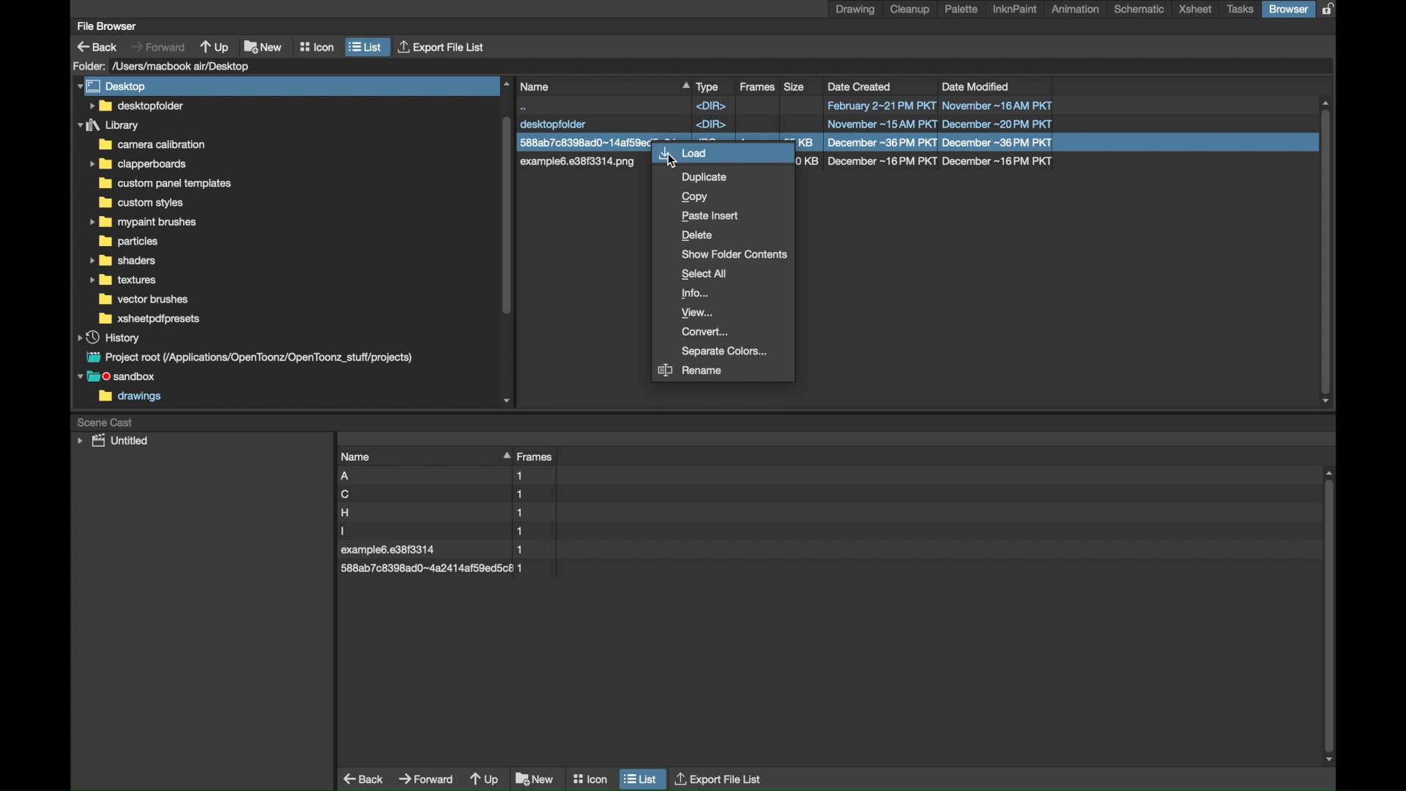 The height and width of the screenshot is (791, 1406). Describe the element at coordinates (157, 46) in the screenshot. I see `forward` at that location.